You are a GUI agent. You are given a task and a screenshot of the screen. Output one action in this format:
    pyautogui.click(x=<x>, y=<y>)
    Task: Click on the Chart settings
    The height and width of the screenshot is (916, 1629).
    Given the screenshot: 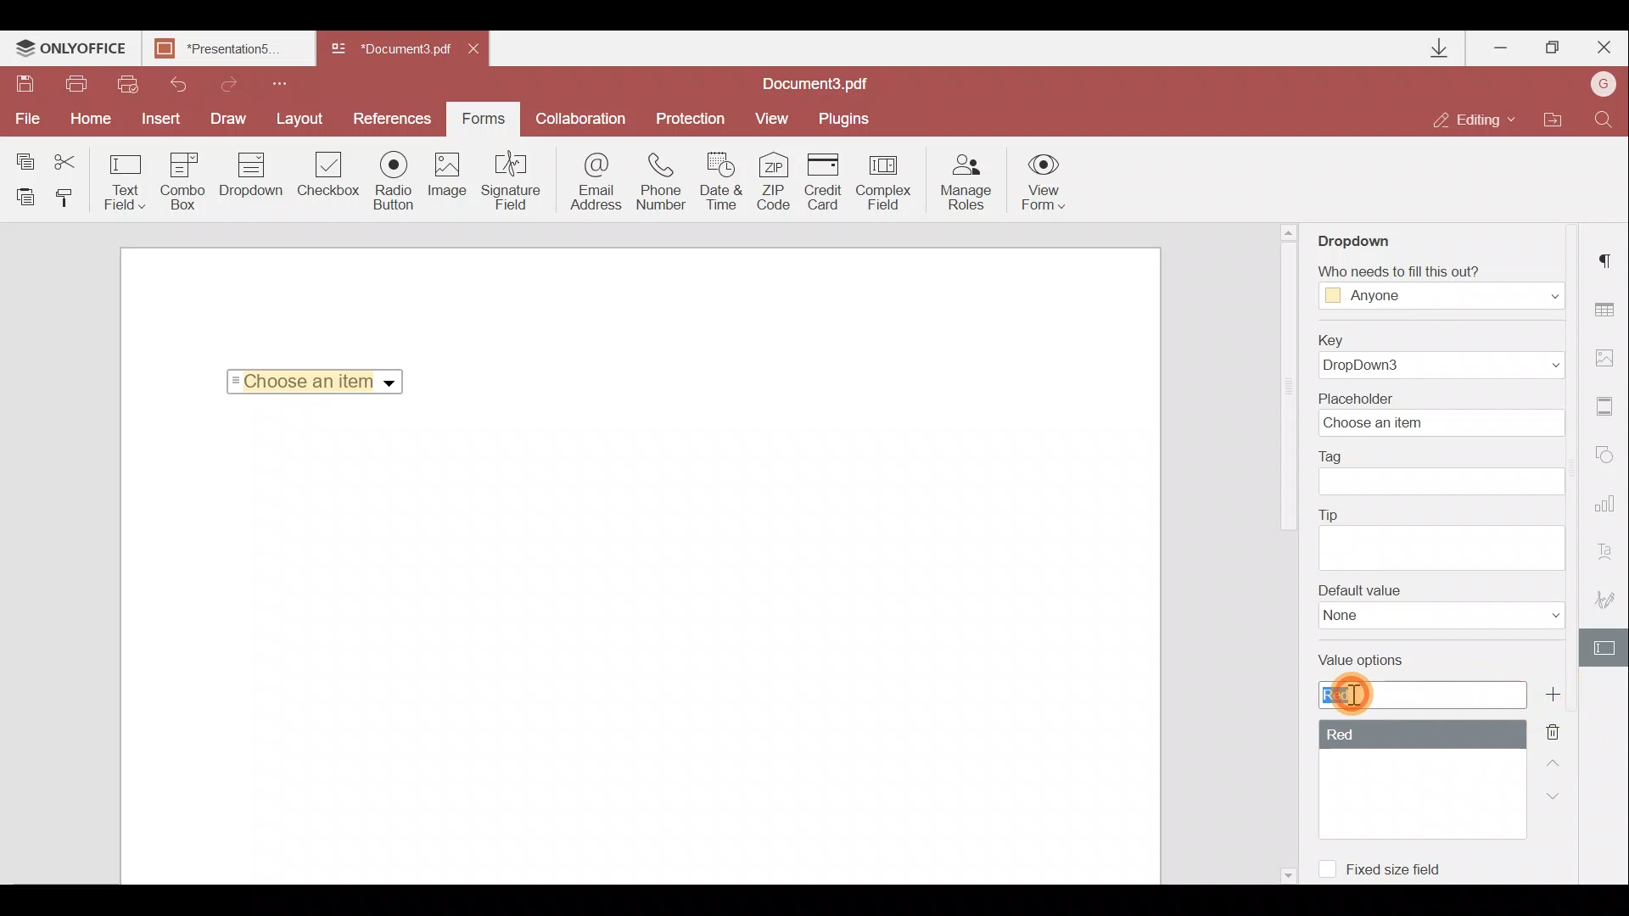 What is the action you would take?
    pyautogui.click(x=1609, y=504)
    